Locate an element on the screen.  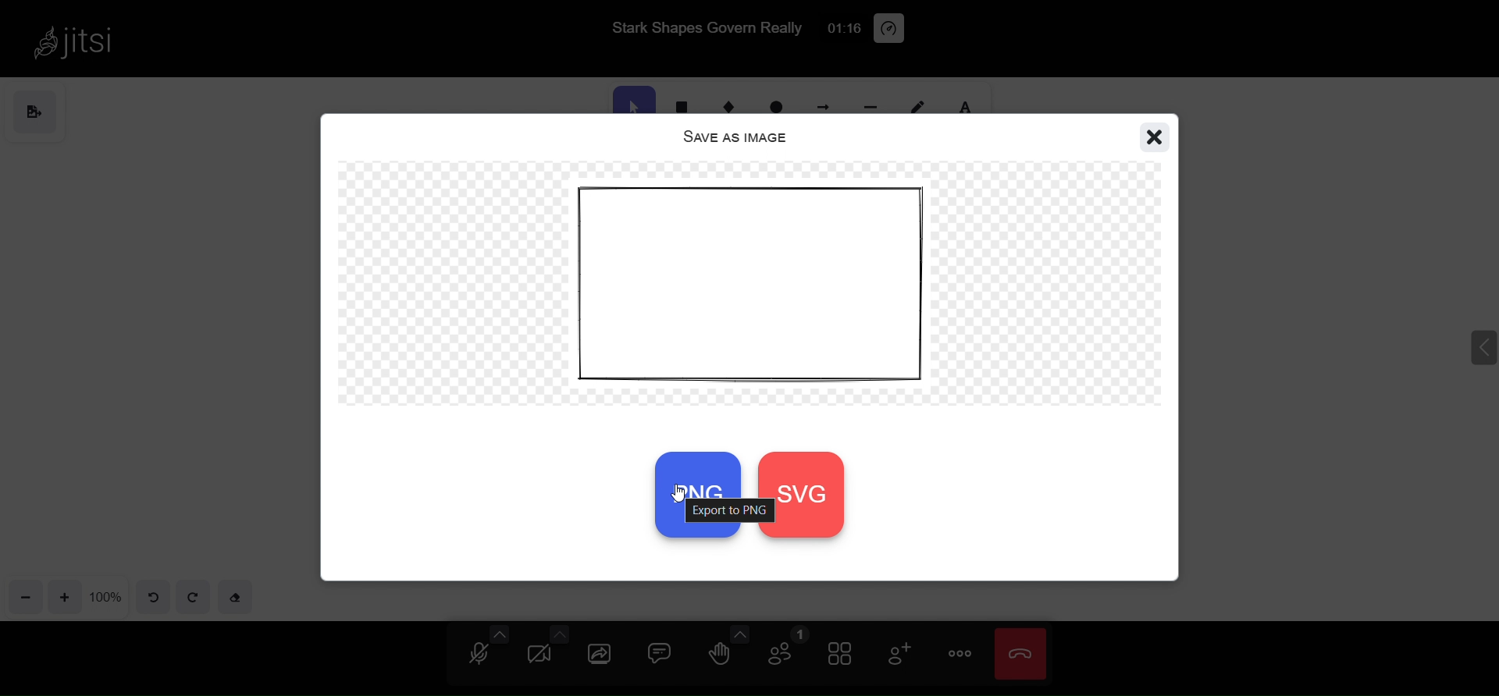
more is located at coordinates (959, 652).